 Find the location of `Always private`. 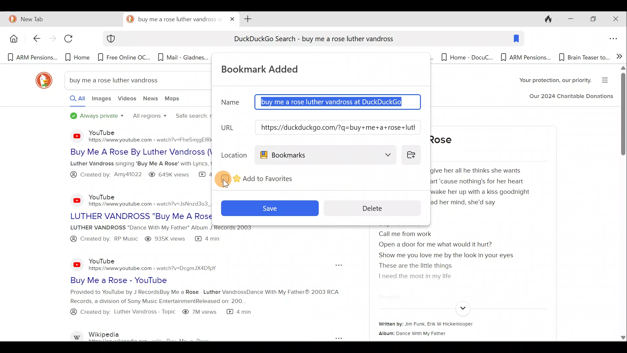

Always private is located at coordinates (97, 116).